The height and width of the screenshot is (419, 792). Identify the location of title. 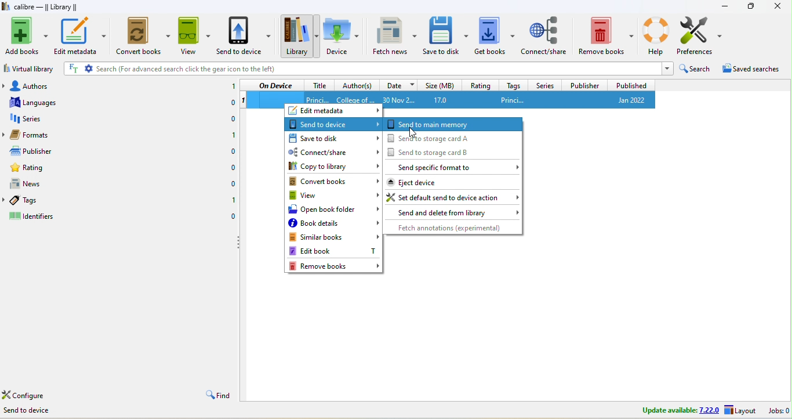
(317, 97).